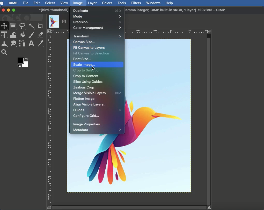  Describe the element at coordinates (97, 111) in the screenshot. I see `Guides` at that location.